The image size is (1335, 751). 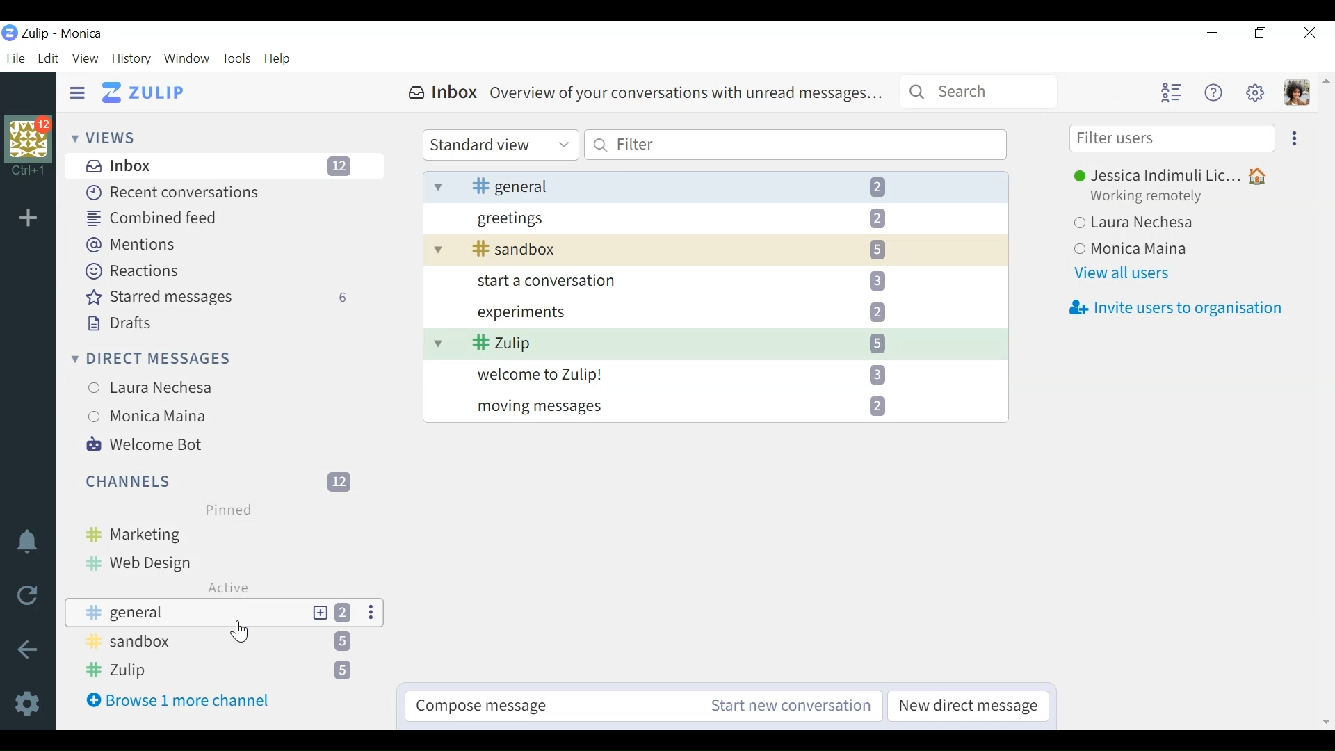 What do you see at coordinates (132, 59) in the screenshot?
I see `History` at bounding box center [132, 59].